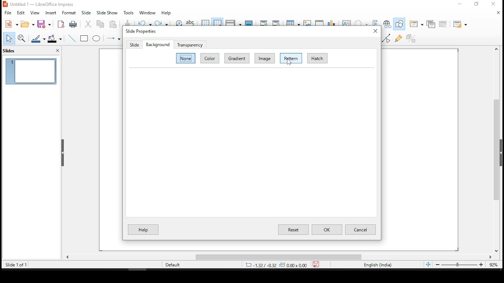 The image size is (504, 283). I want to click on ok, so click(326, 230).